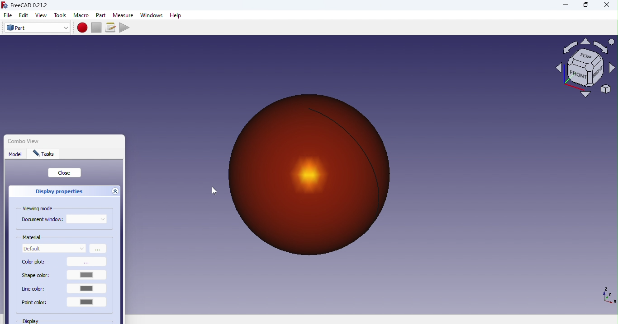 The height and width of the screenshot is (324, 618). Describe the element at coordinates (607, 295) in the screenshot. I see `Dimensions` at that location.